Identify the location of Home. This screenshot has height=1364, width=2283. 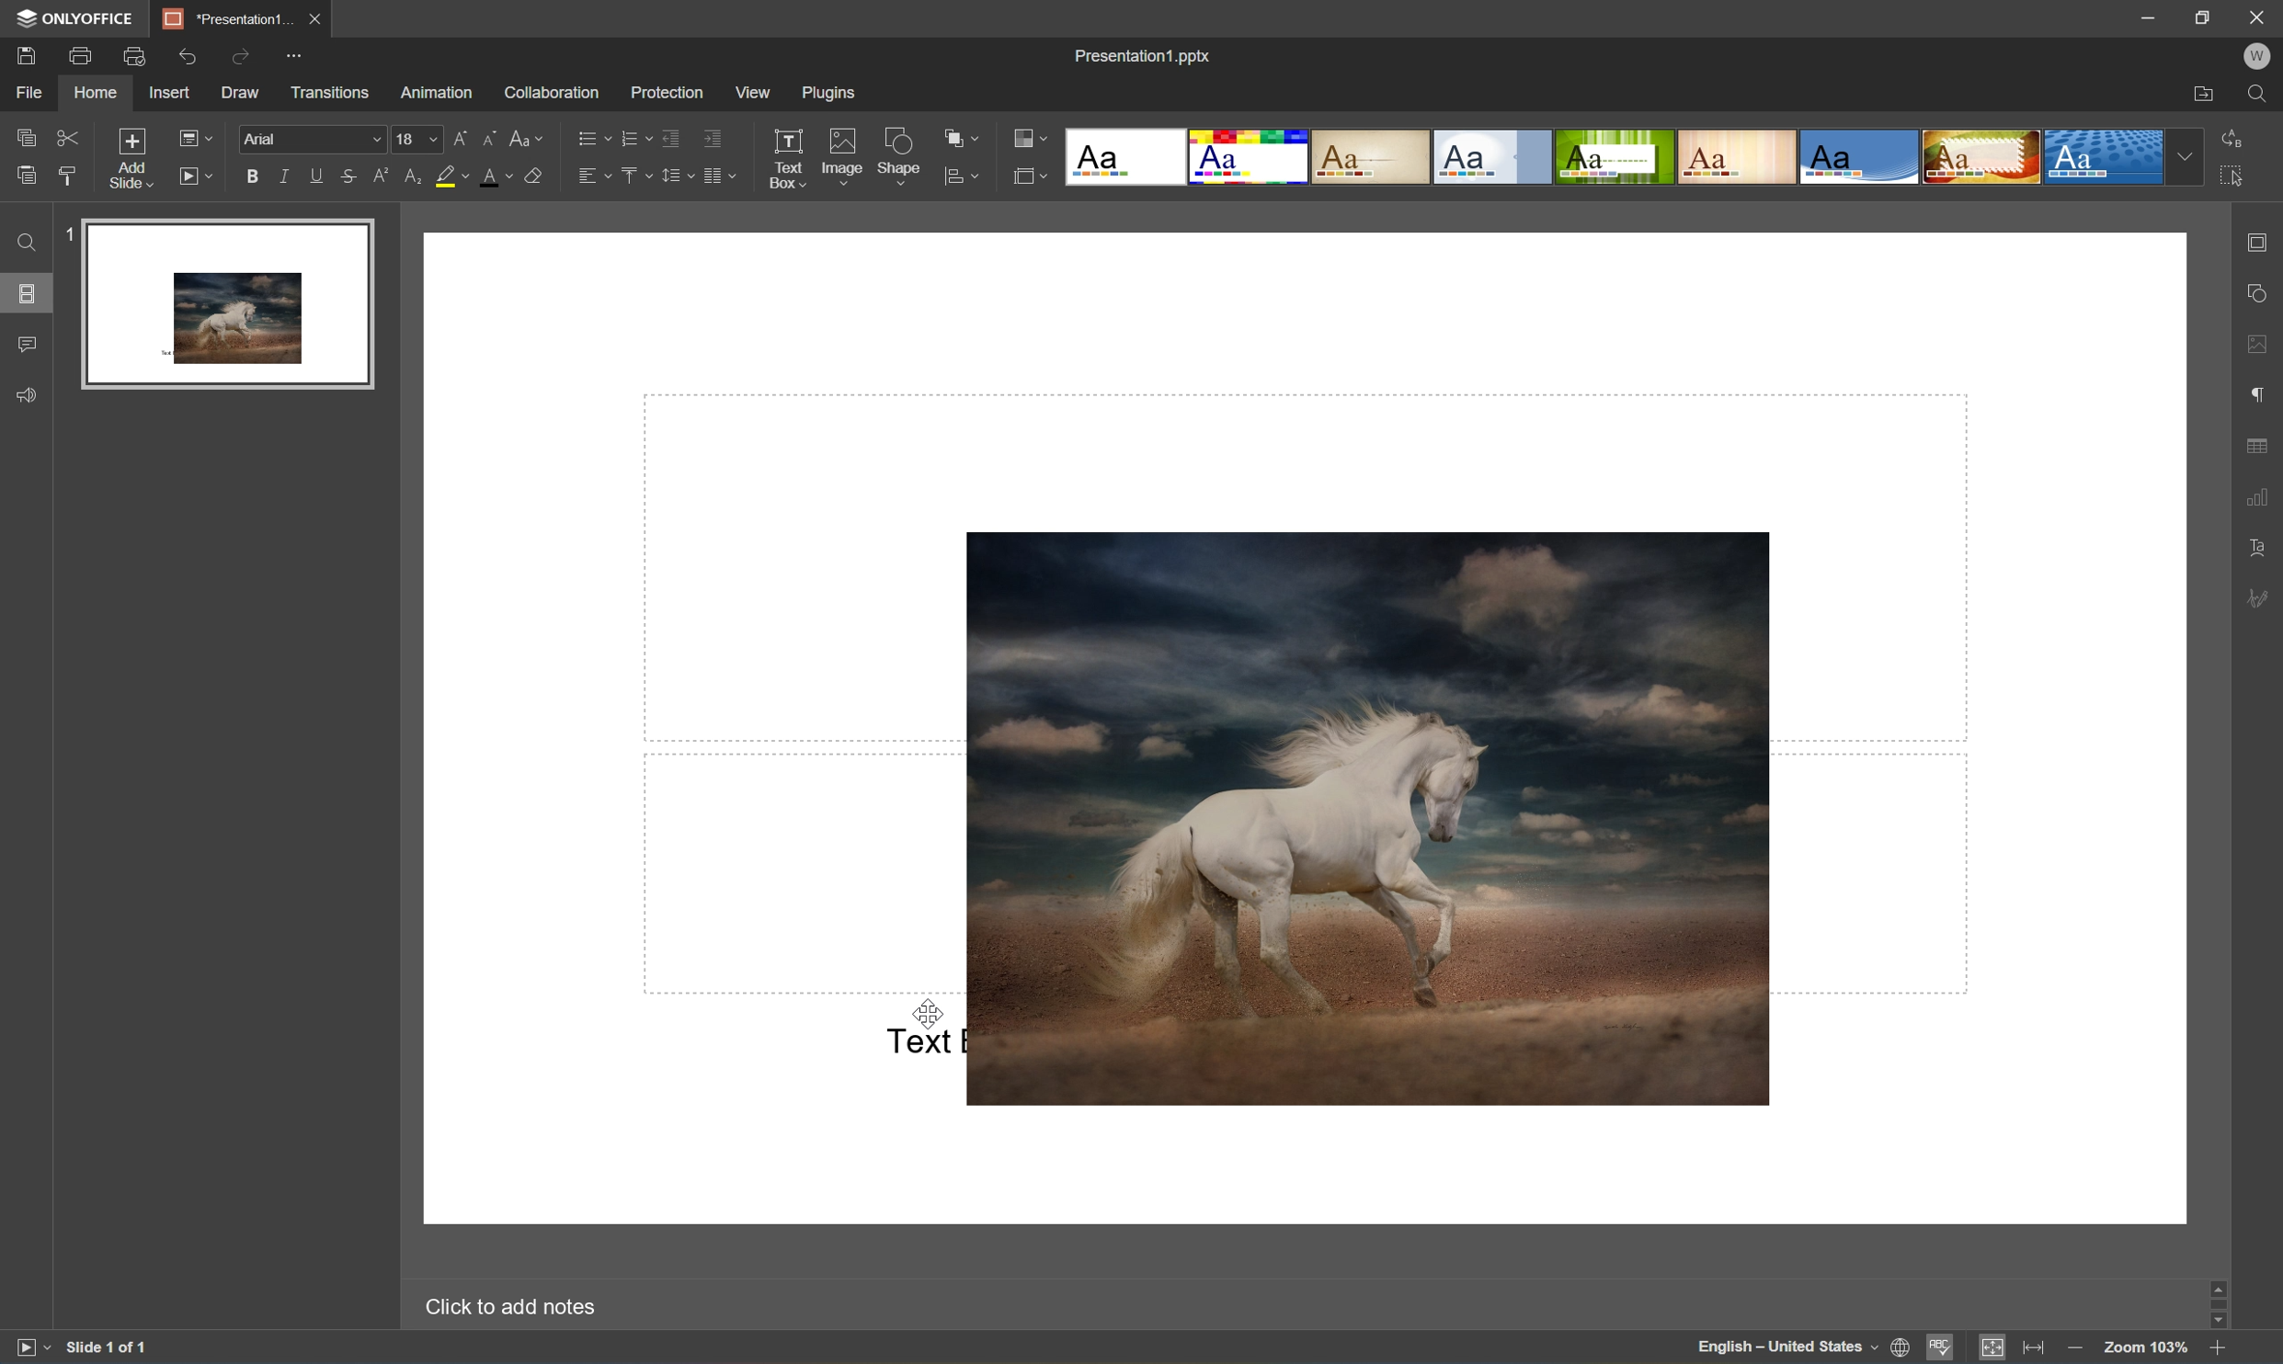
(97, 94).